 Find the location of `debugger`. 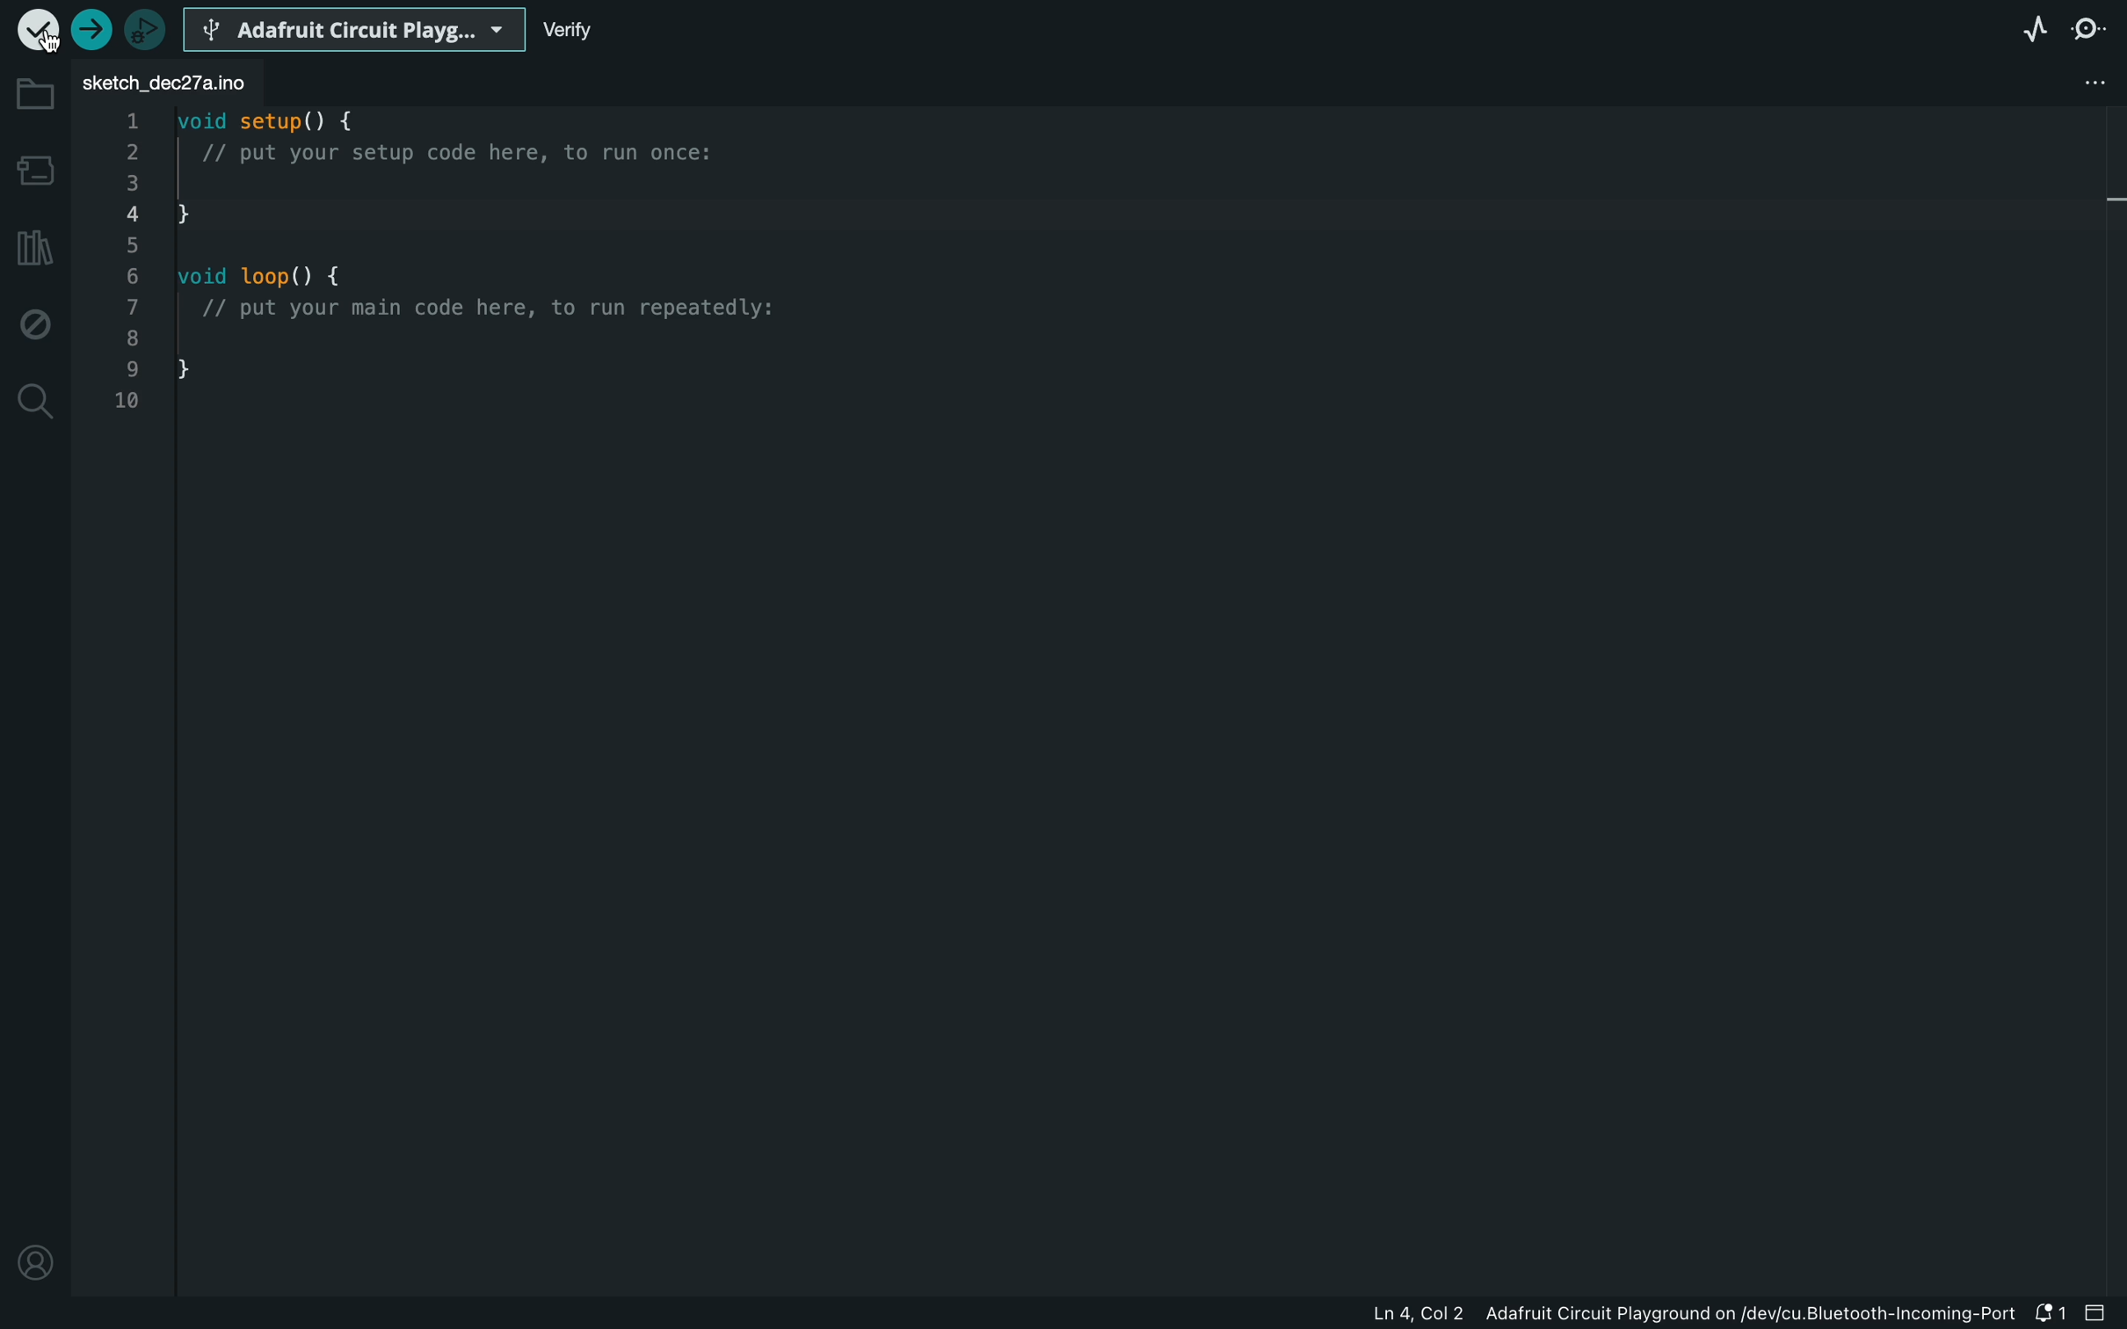

debugger is located at coordinates (147, 26).